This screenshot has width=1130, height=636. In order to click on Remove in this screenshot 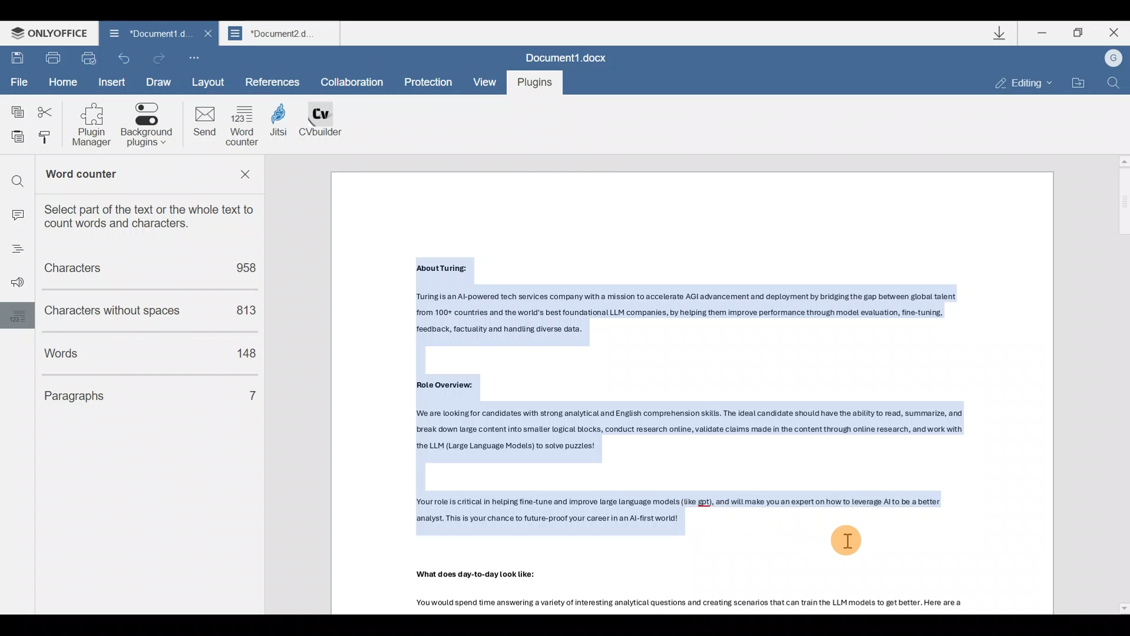, I will do `click(248, 177)`.